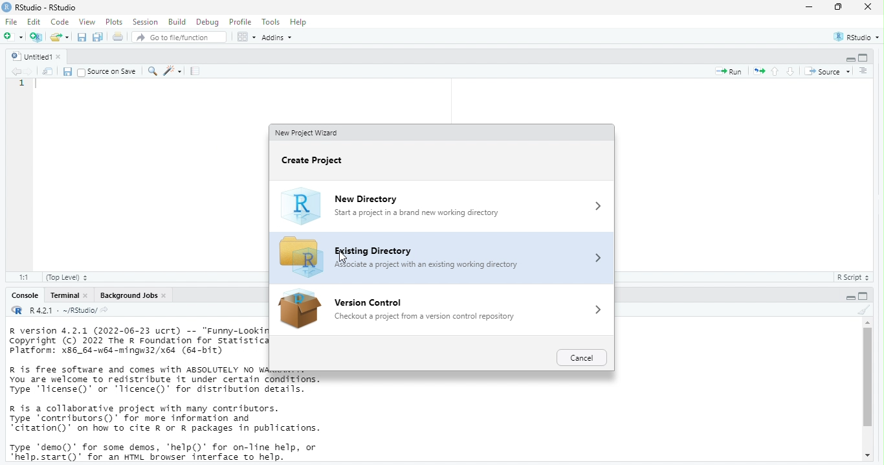  I want to click on Create project, so click(309, 160).